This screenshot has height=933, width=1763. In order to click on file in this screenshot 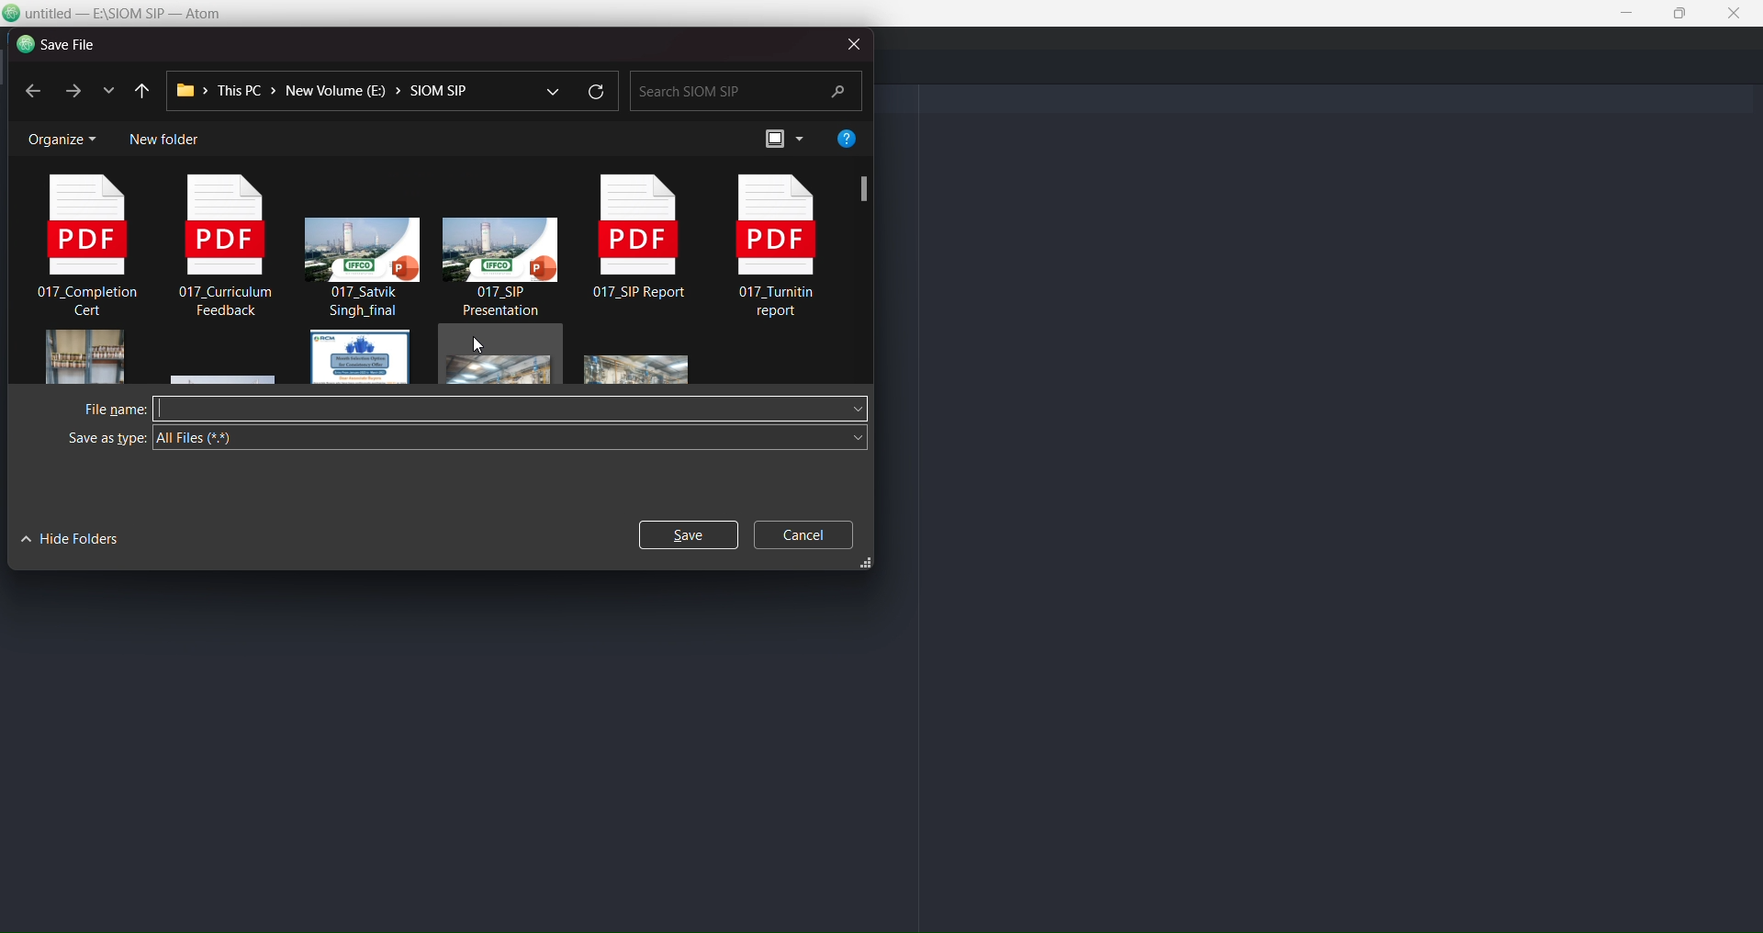, I will do `click(356, 356)`.